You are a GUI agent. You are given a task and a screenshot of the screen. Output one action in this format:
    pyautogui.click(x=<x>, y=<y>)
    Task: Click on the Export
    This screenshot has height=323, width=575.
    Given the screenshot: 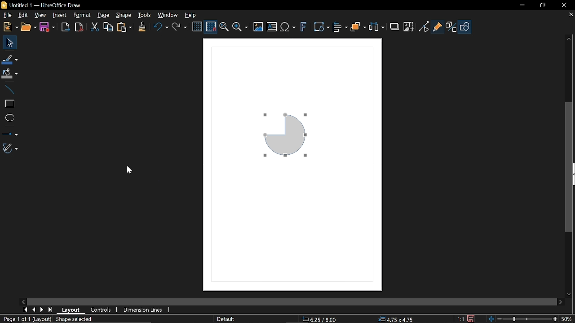 What is the action you would take?
    pyautogui.click(x=66, y=27)
    